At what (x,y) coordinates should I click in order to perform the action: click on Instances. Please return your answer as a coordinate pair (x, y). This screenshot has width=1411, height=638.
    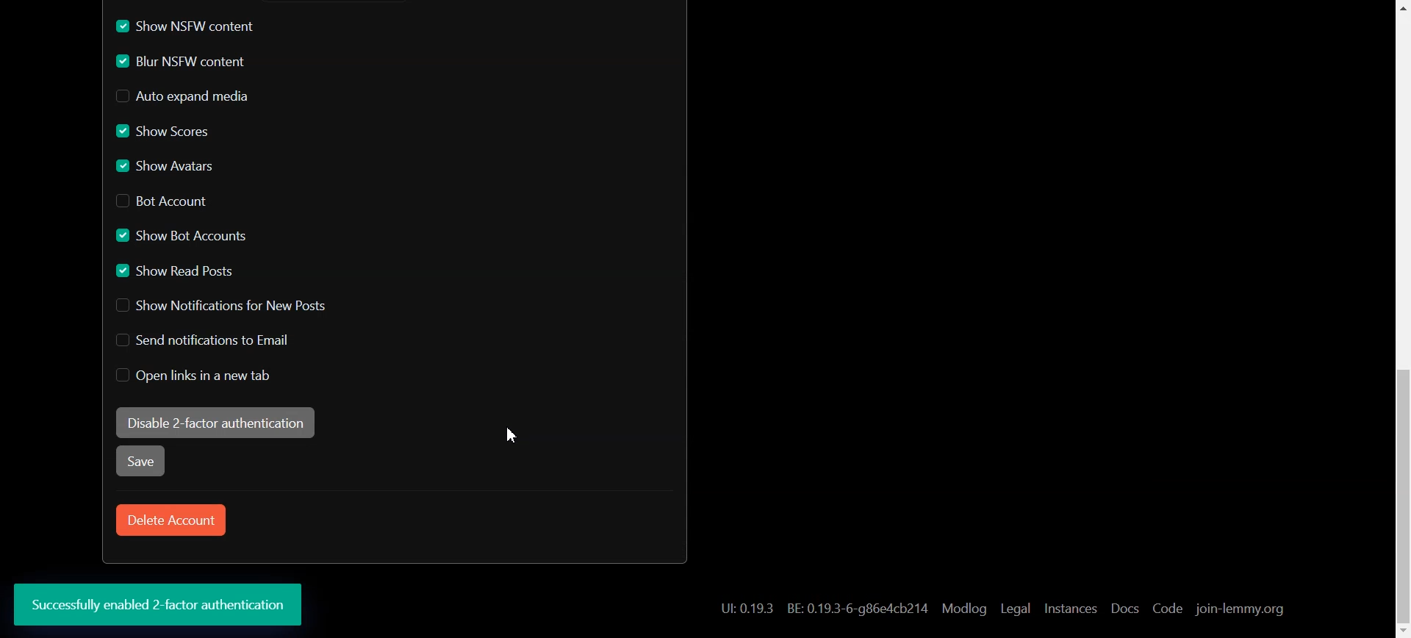
    Looking at the image, I should click on (1071, 609).